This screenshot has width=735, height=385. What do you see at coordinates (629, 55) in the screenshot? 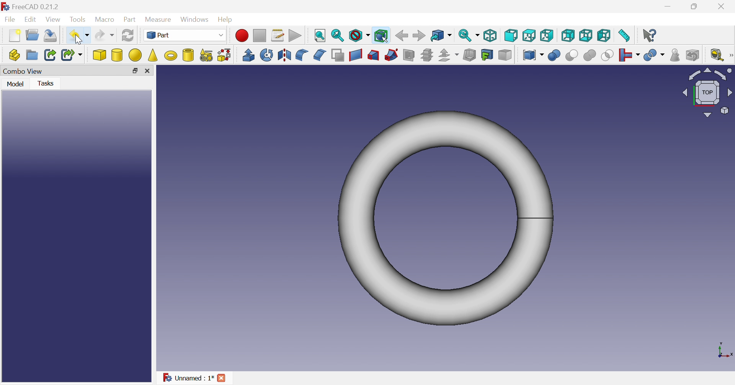
I see `Join objects...` at bounding box center [629, 55].